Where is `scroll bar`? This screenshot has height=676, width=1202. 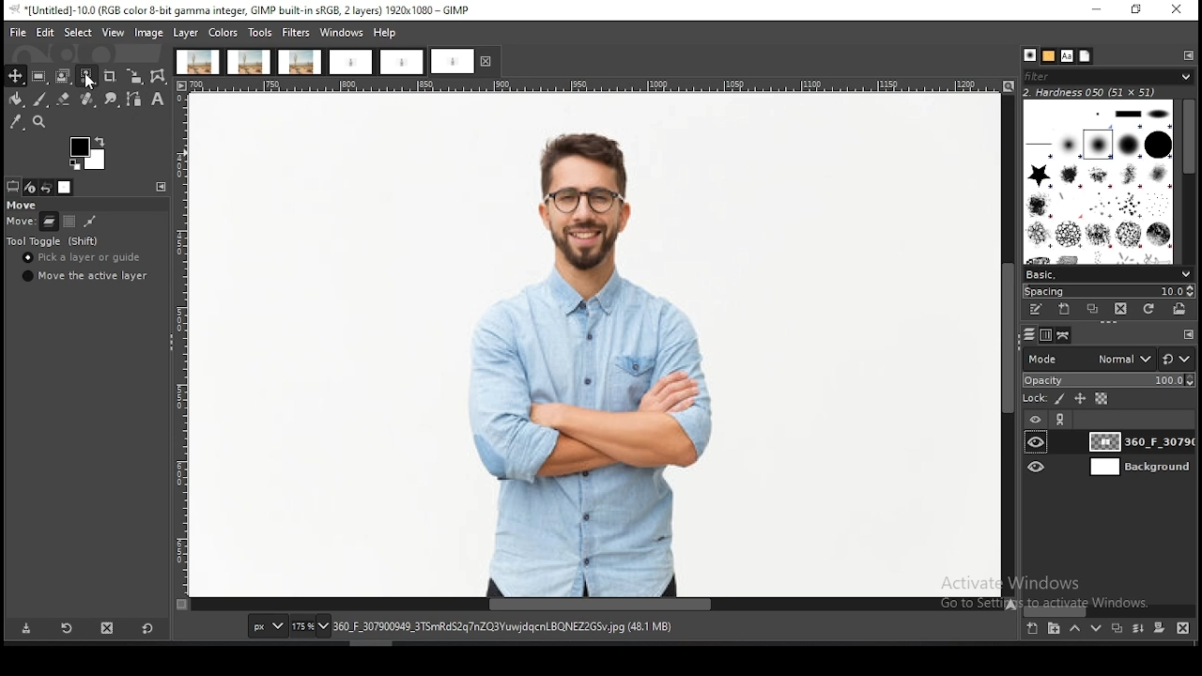
scroll bar is located at coordinates (1187, 182).